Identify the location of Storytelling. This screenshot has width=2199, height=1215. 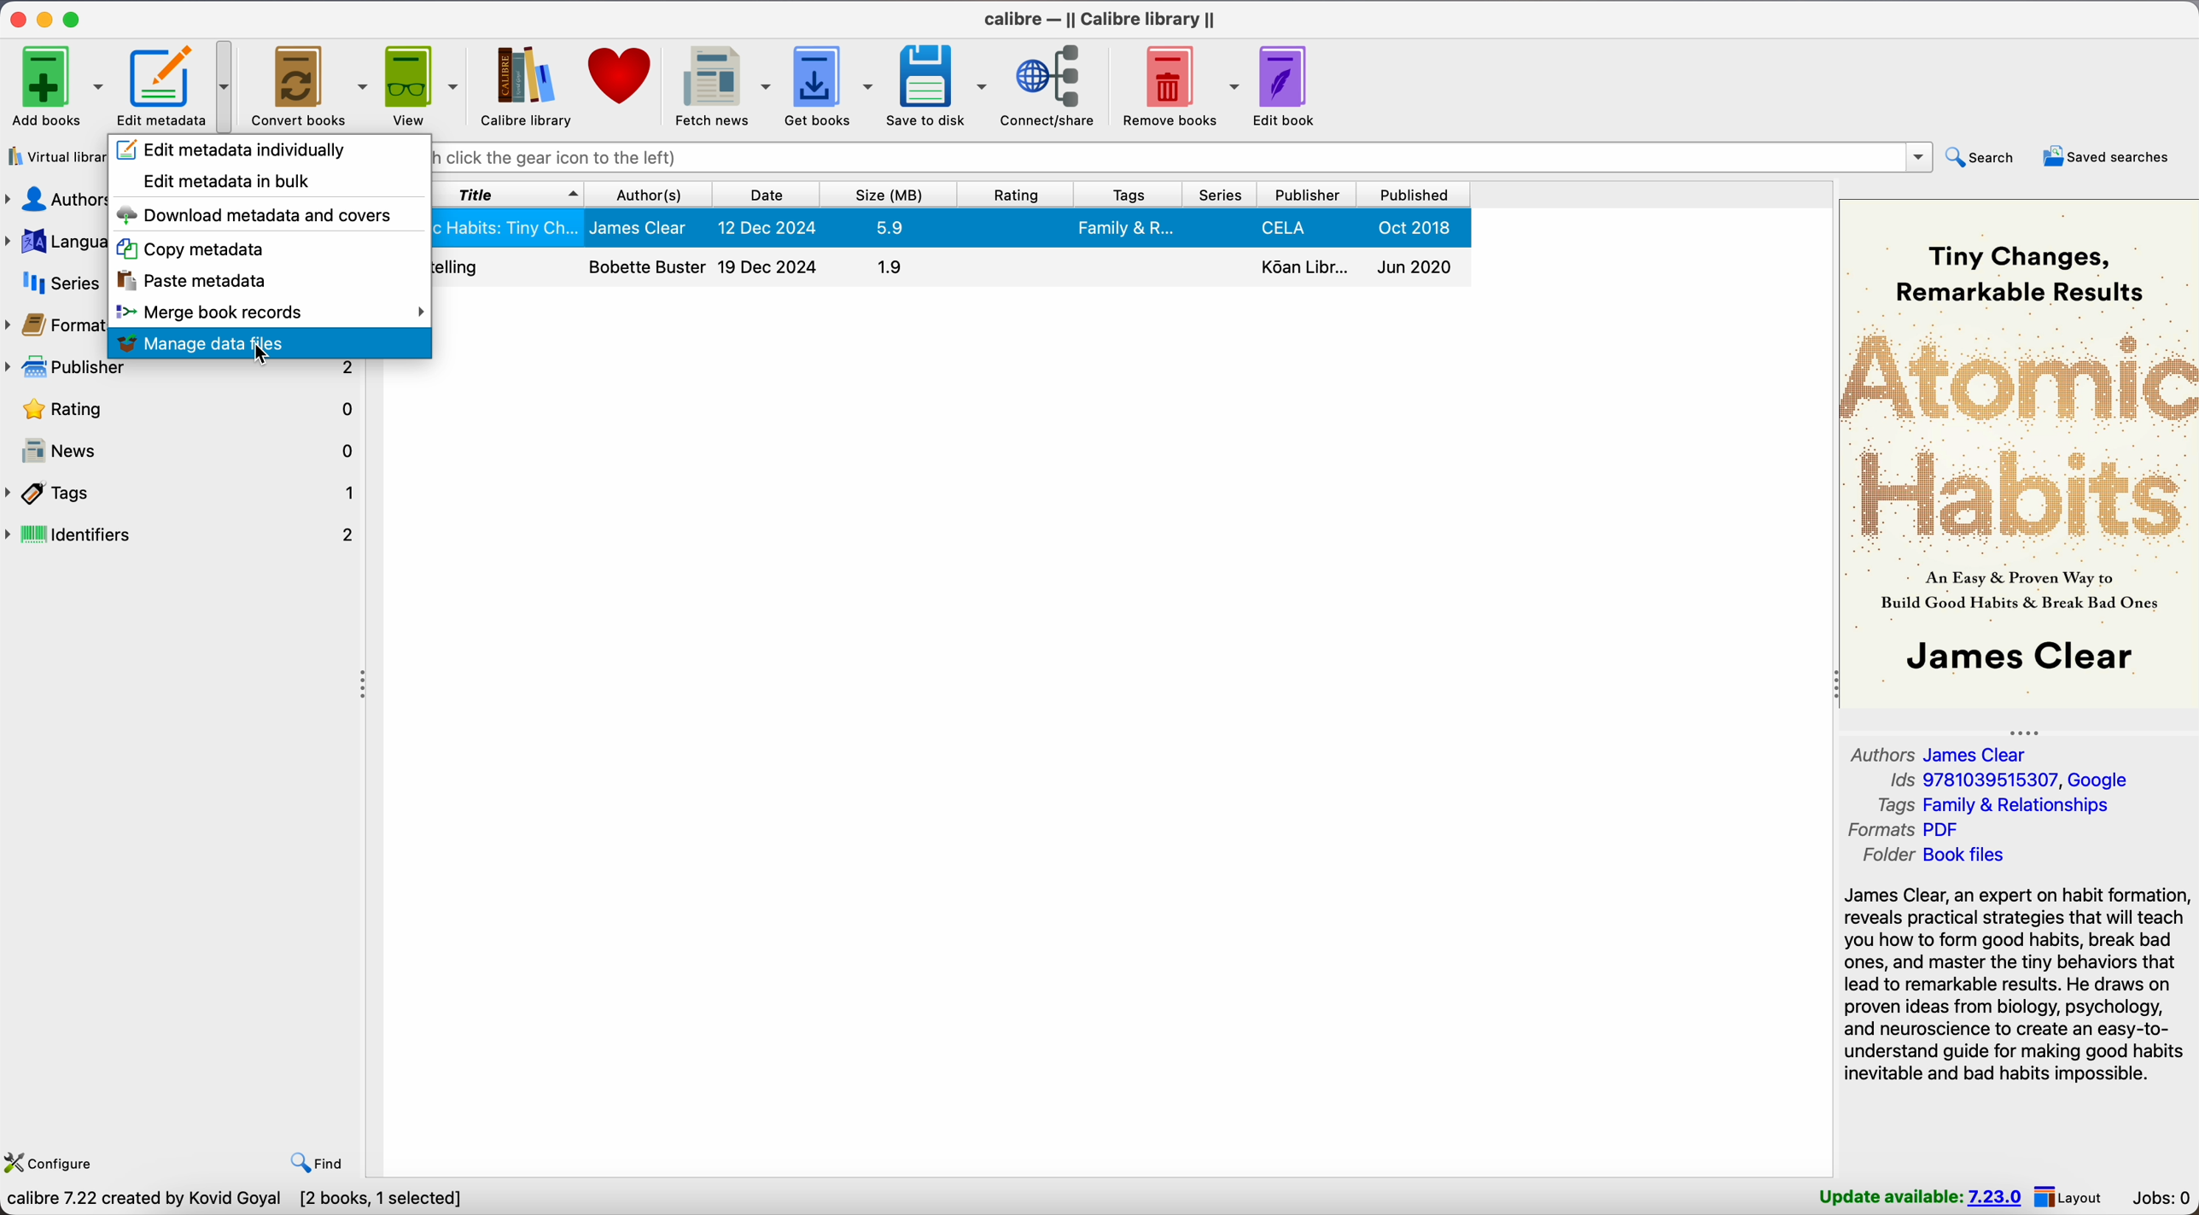
(953, 268).